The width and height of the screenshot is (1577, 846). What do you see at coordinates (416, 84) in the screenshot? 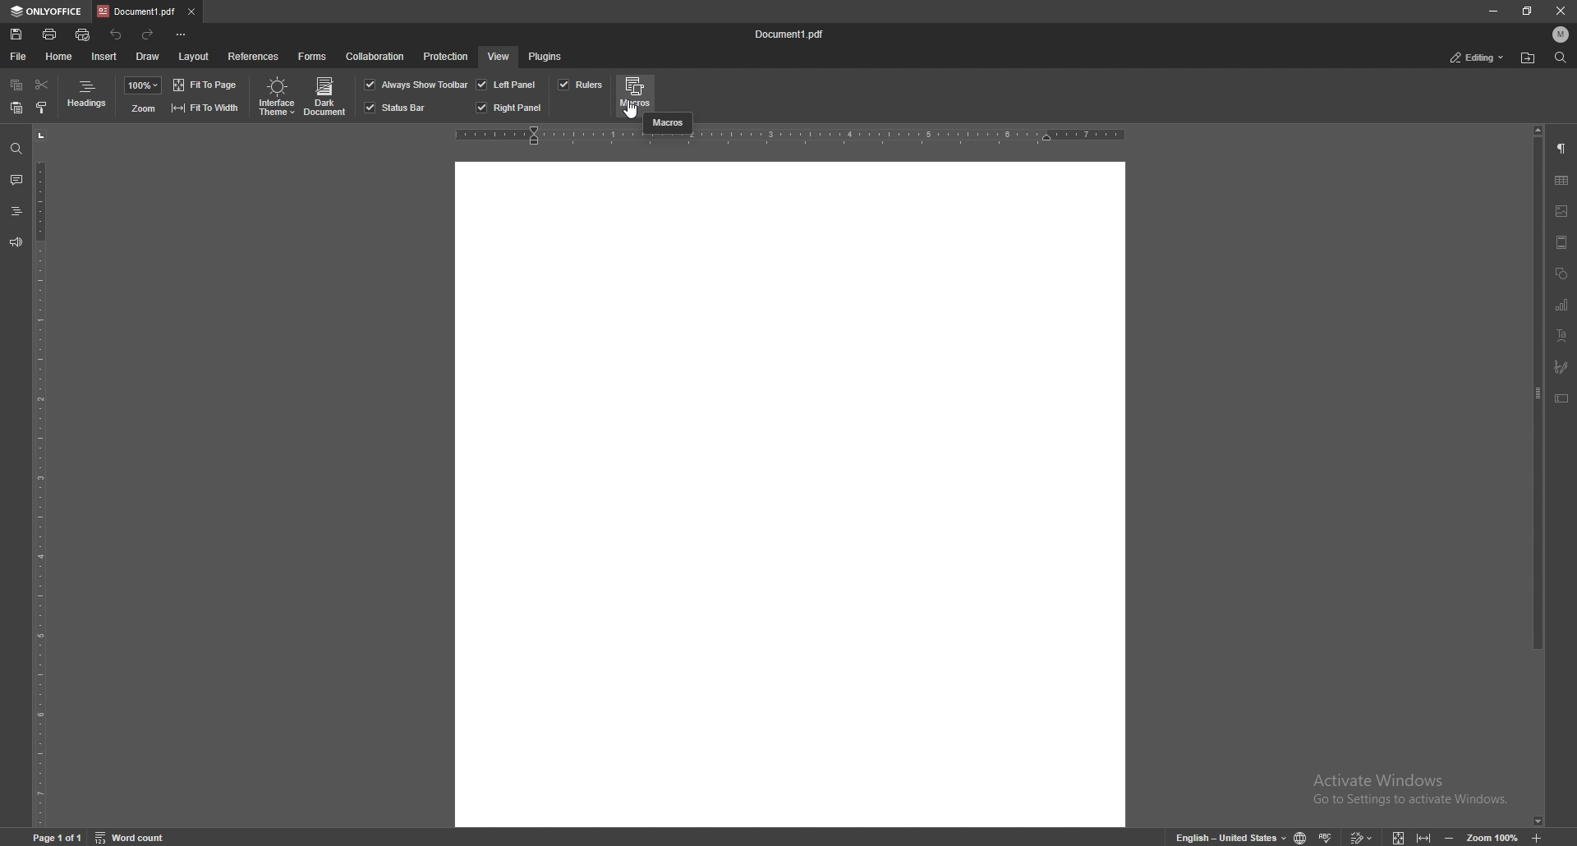
I see `always show toolbar` at bounding box center [416, 84].